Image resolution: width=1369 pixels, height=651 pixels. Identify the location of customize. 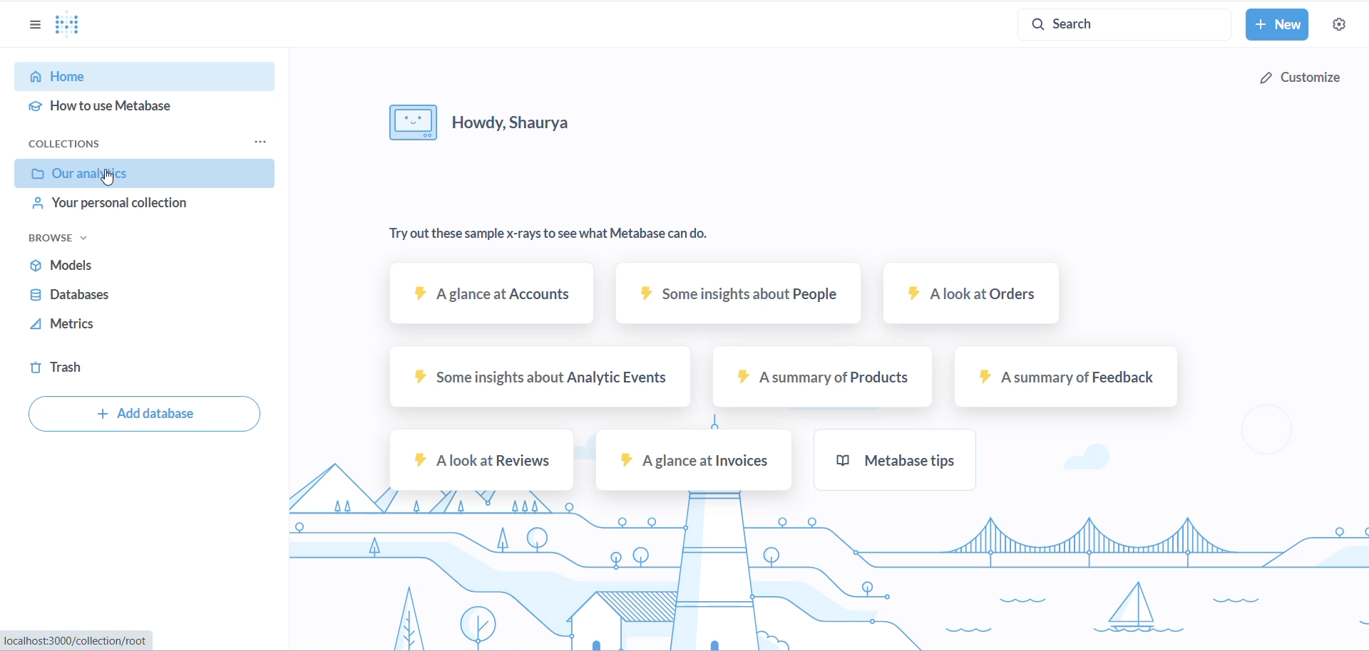
(1298, 77).